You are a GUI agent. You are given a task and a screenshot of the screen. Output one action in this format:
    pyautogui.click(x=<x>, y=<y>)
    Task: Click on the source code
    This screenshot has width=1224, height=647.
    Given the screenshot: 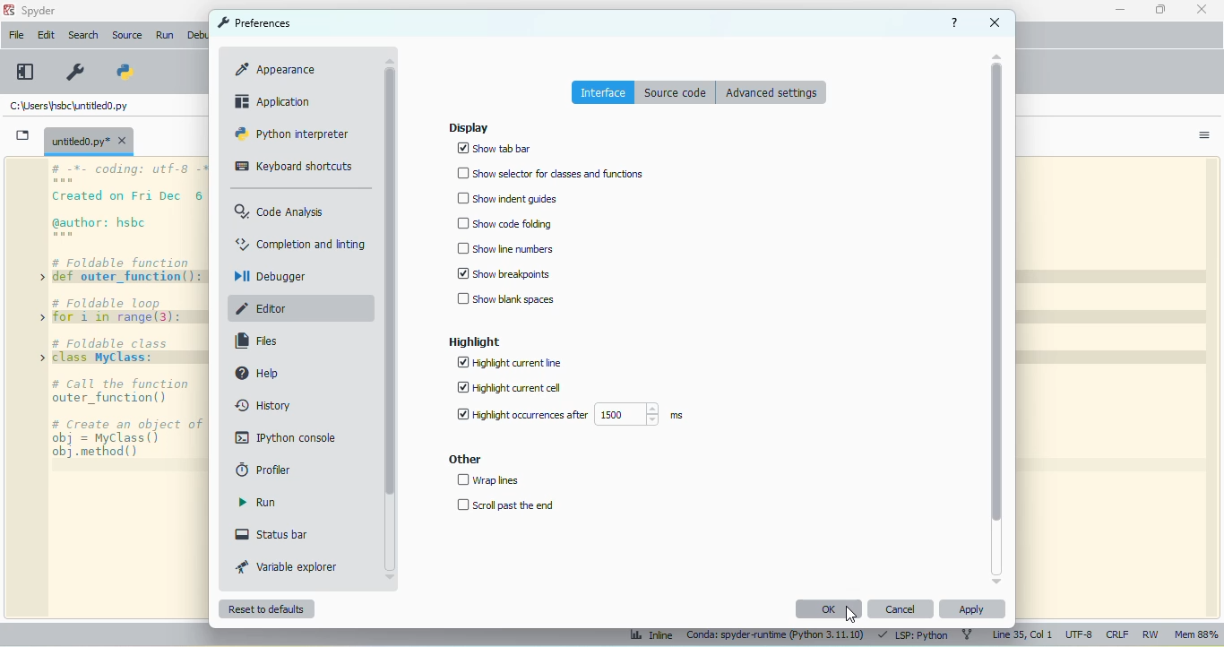 What is the action you would take?
    pyautogui.click(x=676, y=92)
    